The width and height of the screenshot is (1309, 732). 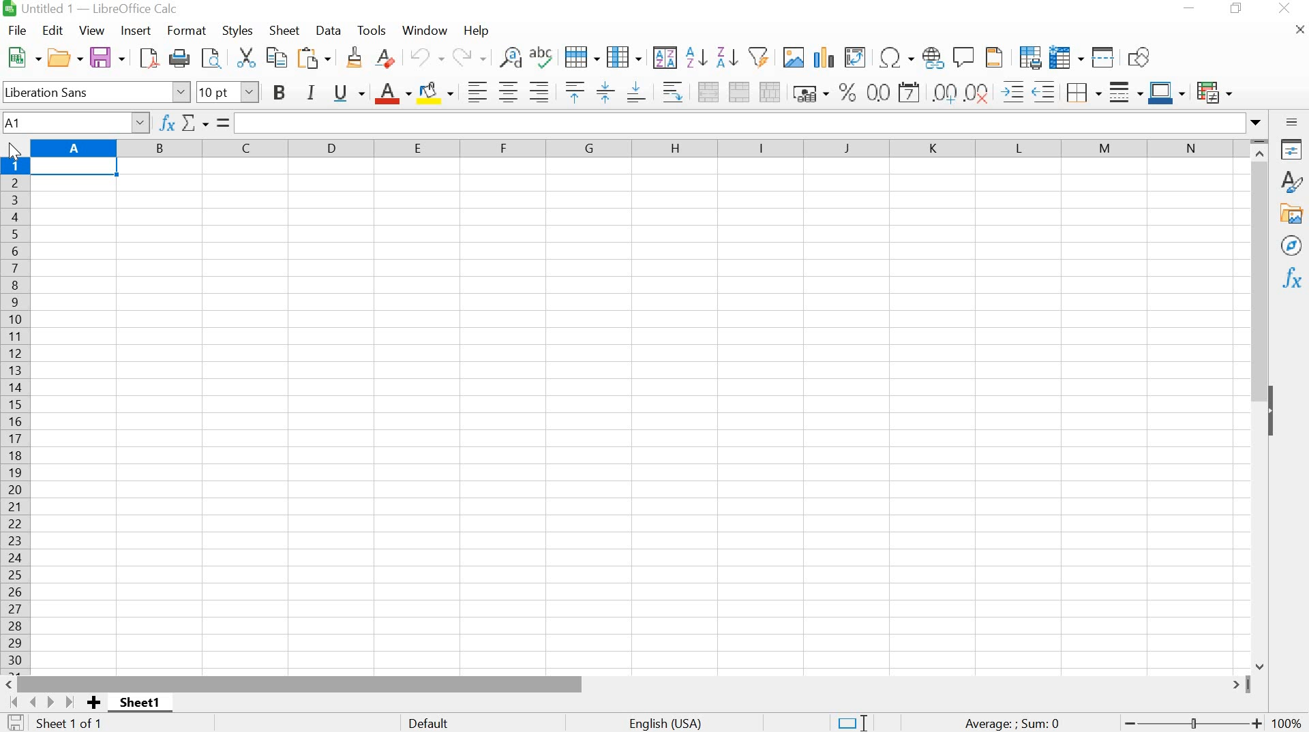 What do you see at coordinates (582, 57) in the screenshot?
I see `ROW` at bounding box center [582, 57].